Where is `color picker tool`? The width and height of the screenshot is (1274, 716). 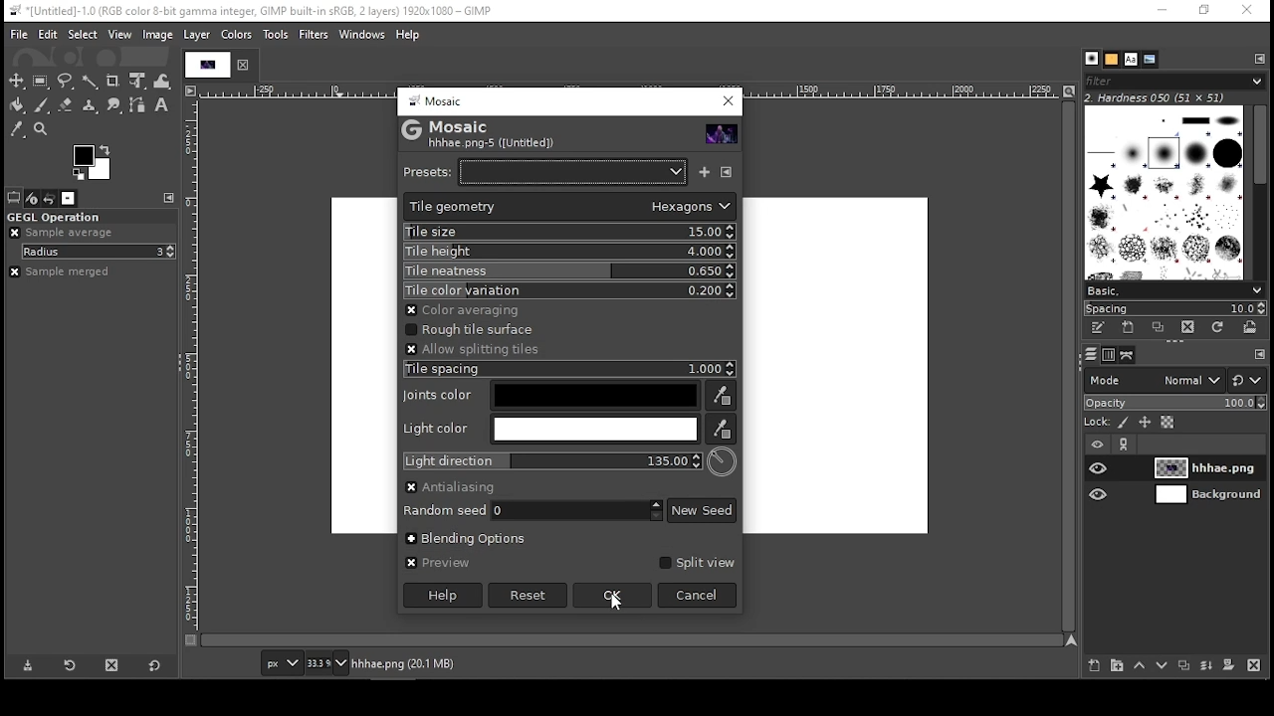 color picker tool is located at coordinates (17, 130).